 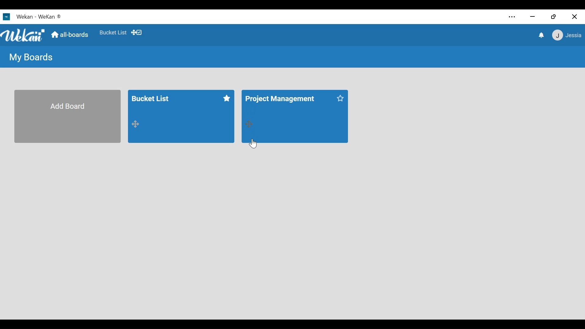 I want to click on minimize, so click(x=532, y=17).